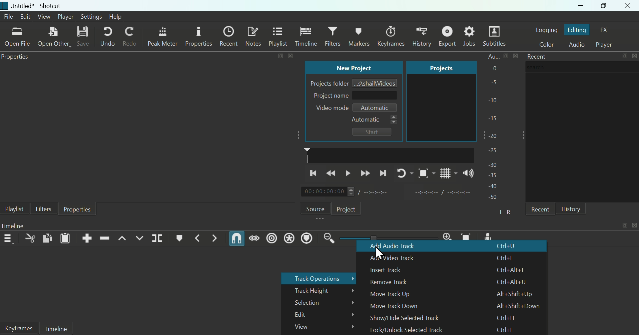 The width and height of the screenshot is (639, 335). Describe the element at coordinates (546, 29) in the screenshot. I see `Logging` at that location.